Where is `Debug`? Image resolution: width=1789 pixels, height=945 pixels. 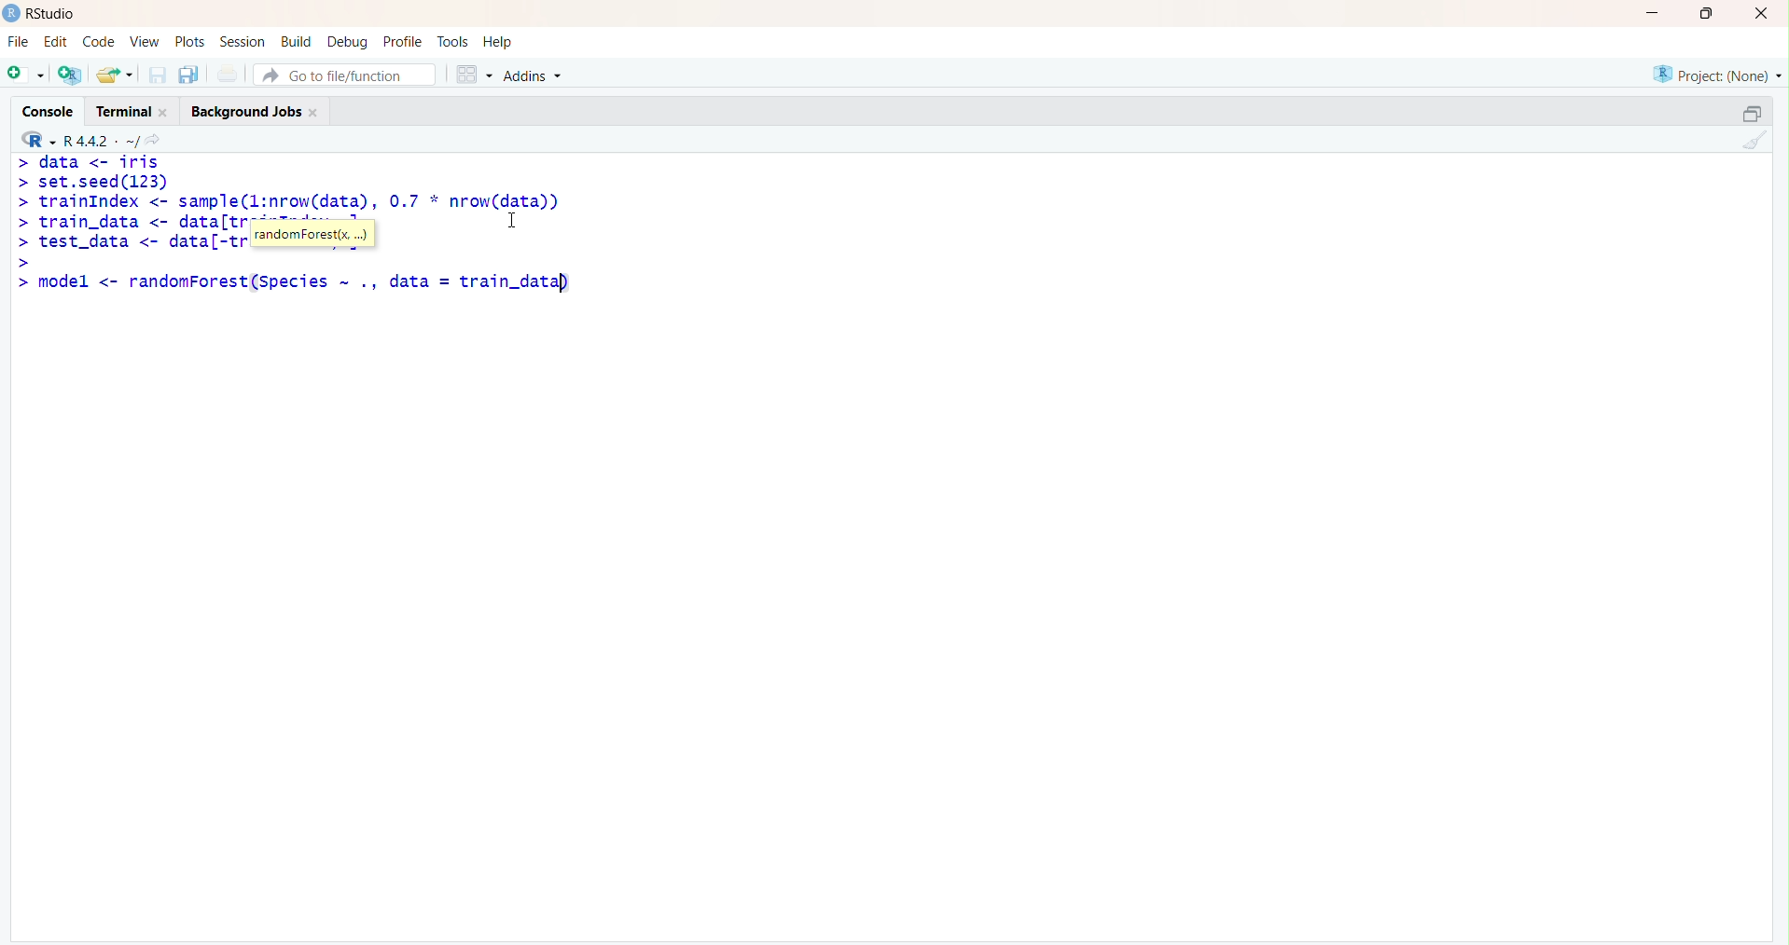 Debug is located at coordinates (349, 40).